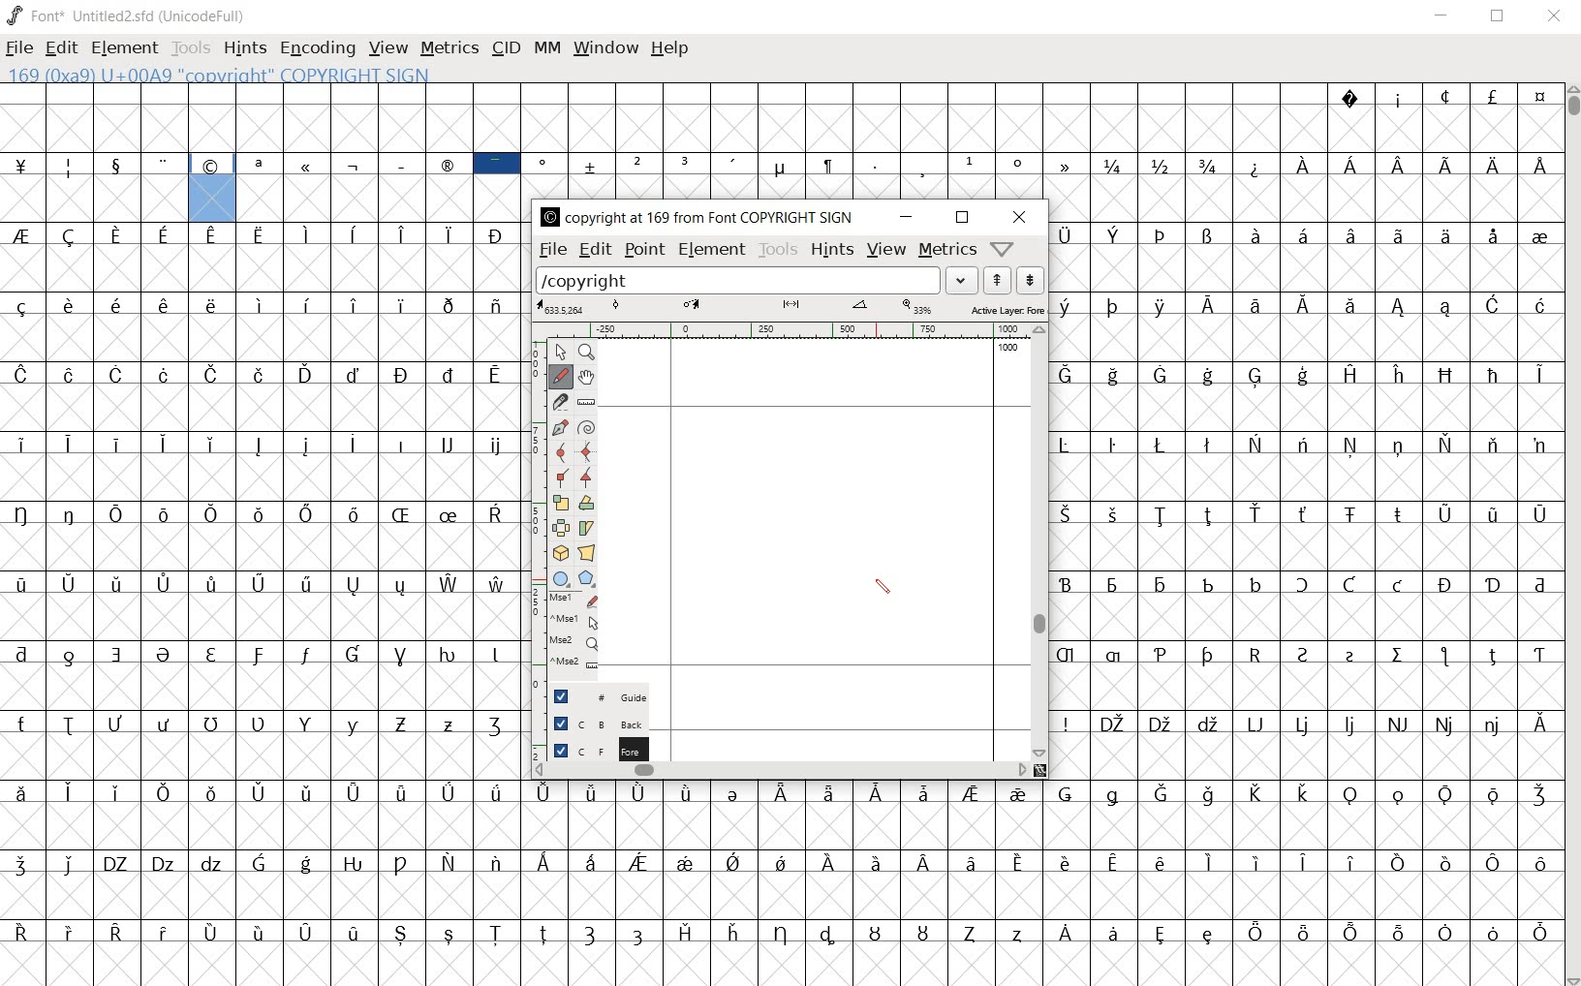 The image size is (1581, 986). I want to click on Font* Untitled2.sfd (UnicodeFull), so click(128, 16).